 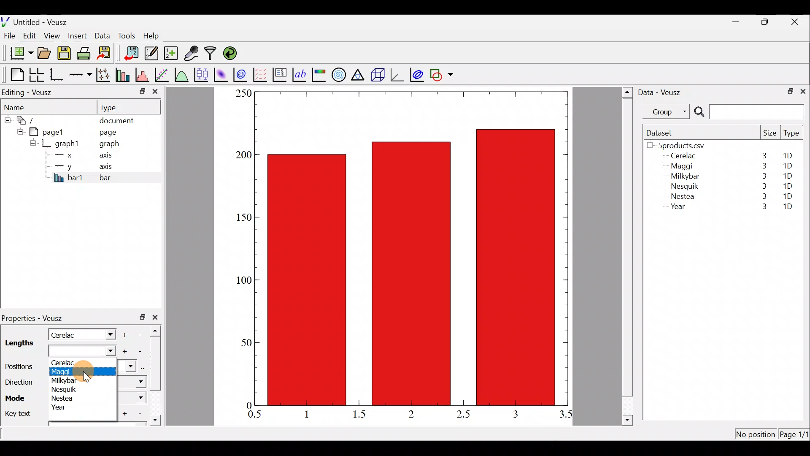 What do you see at coordinates (762, 198) in the screenshot?
I see `3` at bounding box center [762, 198].